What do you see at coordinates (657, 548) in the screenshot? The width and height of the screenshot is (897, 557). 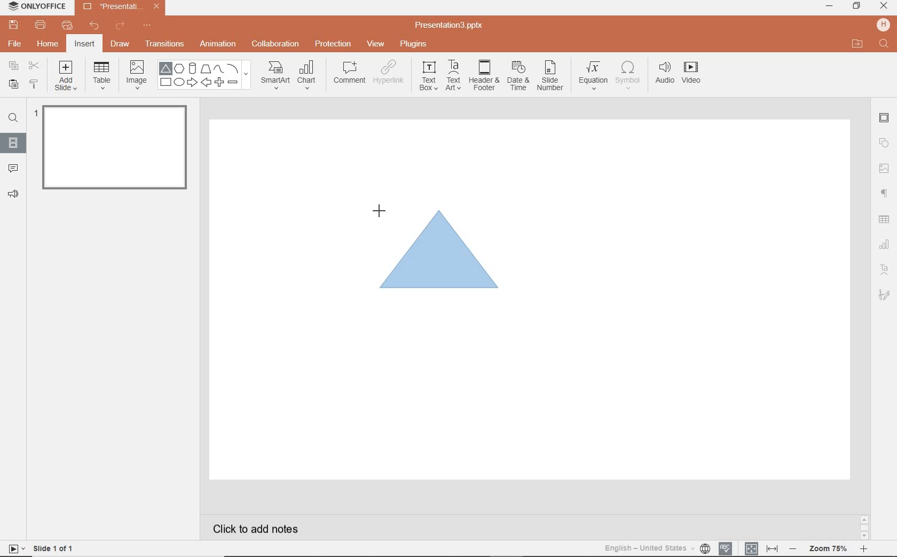 I see `TEXT LANGUAGE` at bounding box center [657, 548].